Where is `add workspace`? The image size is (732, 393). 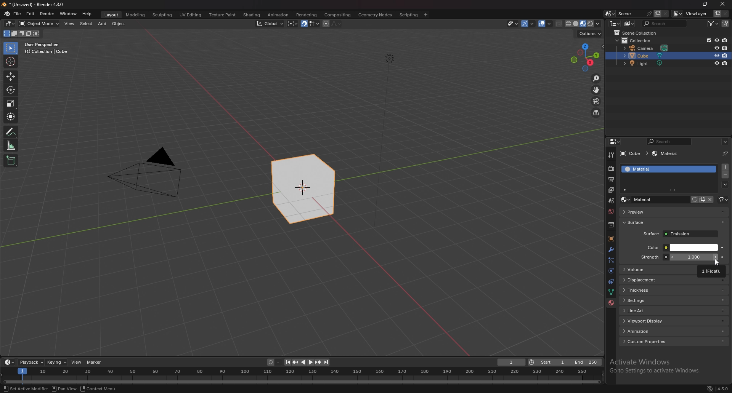
add workspace is located at coordinates (425, 14).